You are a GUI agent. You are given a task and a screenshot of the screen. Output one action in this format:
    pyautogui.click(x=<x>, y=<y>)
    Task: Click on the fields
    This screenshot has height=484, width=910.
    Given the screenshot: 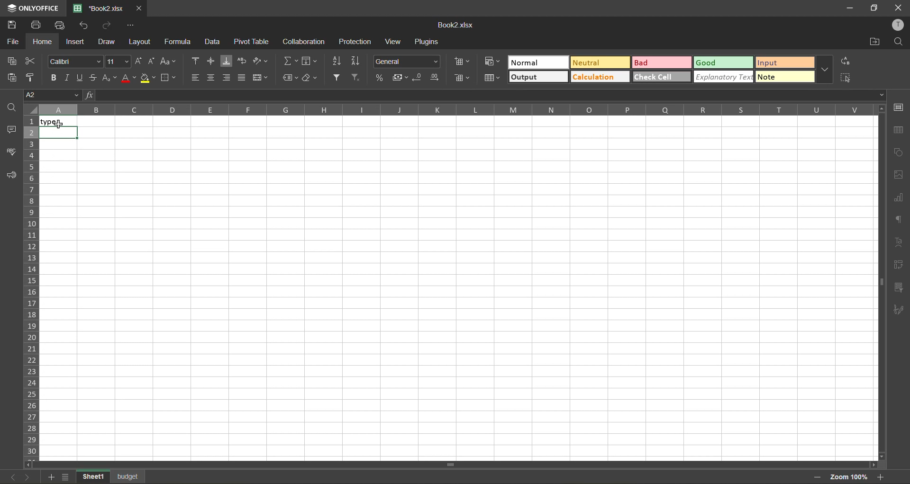 What is the action you would take?
    pyautogui.click(x=311, y=62)
    